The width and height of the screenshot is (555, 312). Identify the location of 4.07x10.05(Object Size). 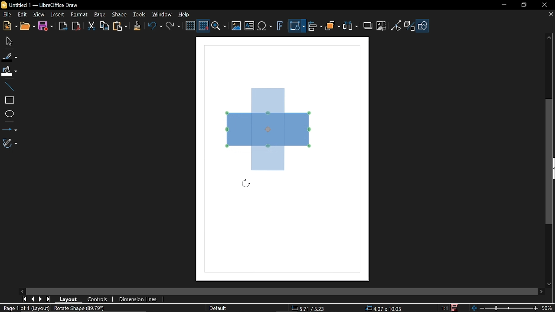
(384, 309).